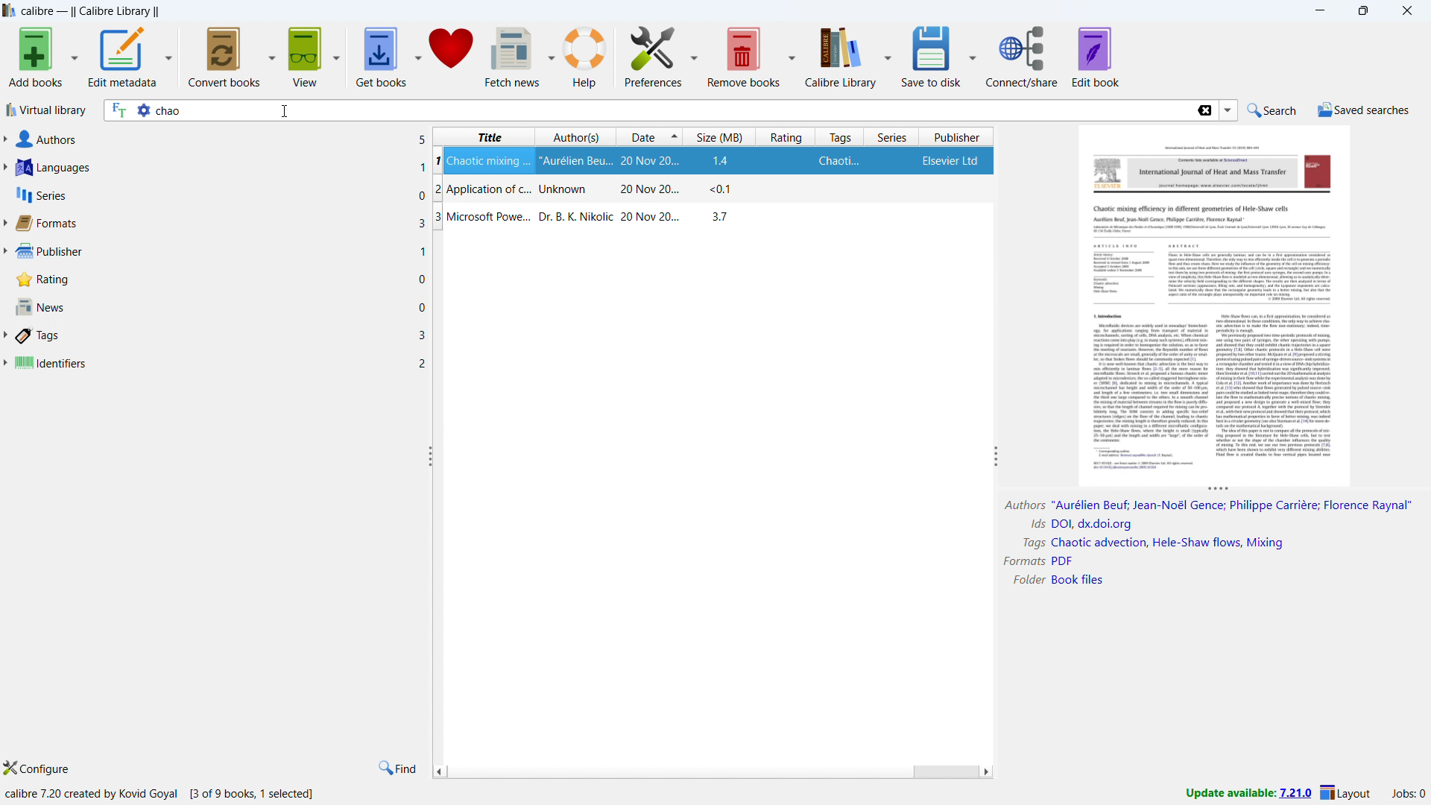 The height and width of the screenshot is (805, 1431). What do you see at coordinates (1218, 305) in the screenshot?
I see `double click to open book details` at bounding box center [1218, 305].